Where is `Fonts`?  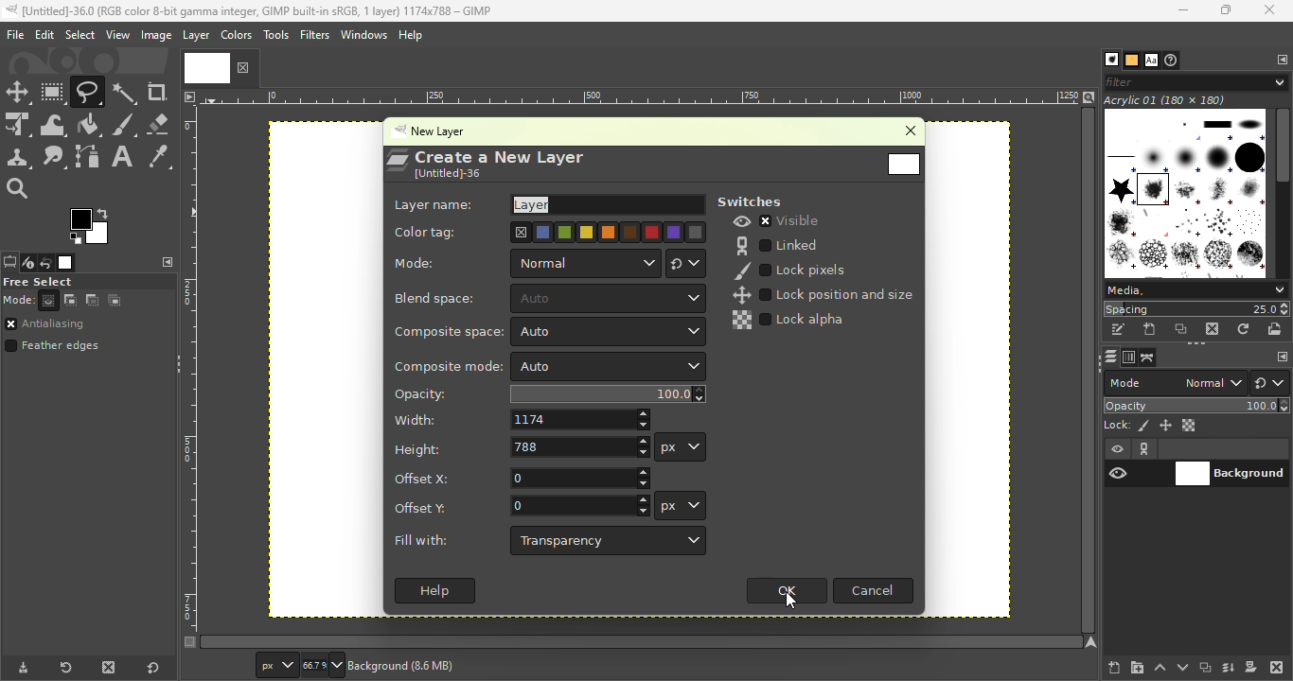
Fonts is located at coordinates (1151, 58).